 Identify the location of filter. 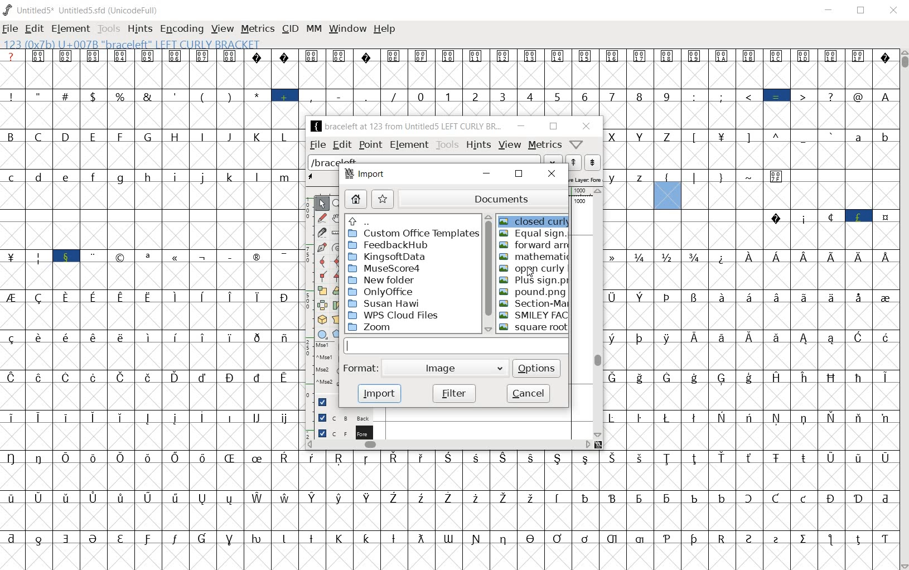
(453, 393).